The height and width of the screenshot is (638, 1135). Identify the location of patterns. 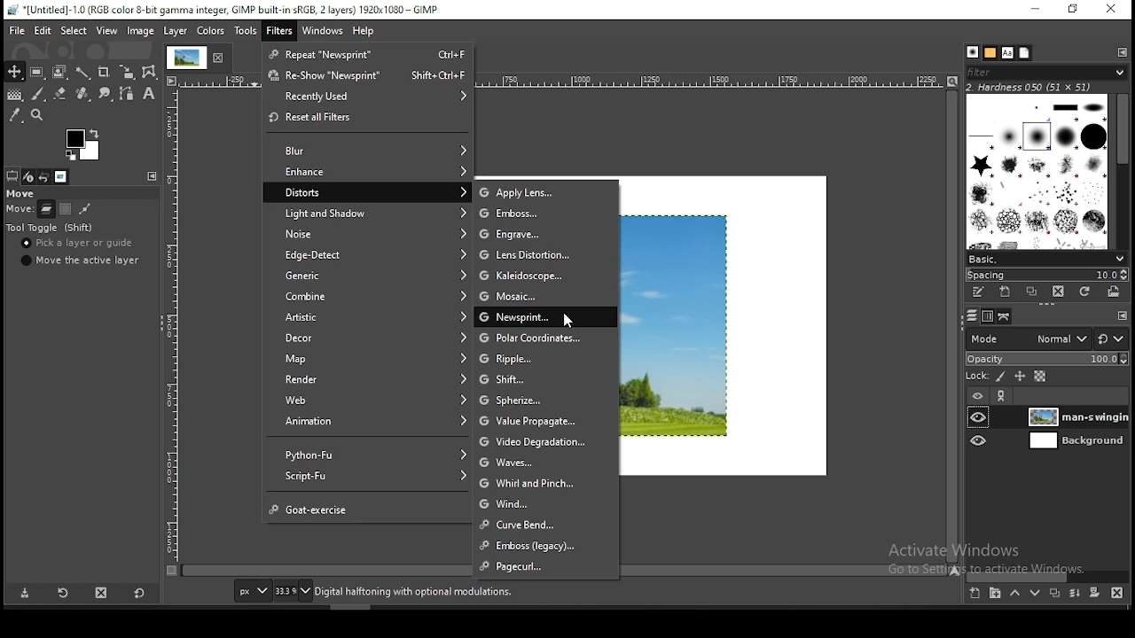
(990, 52).